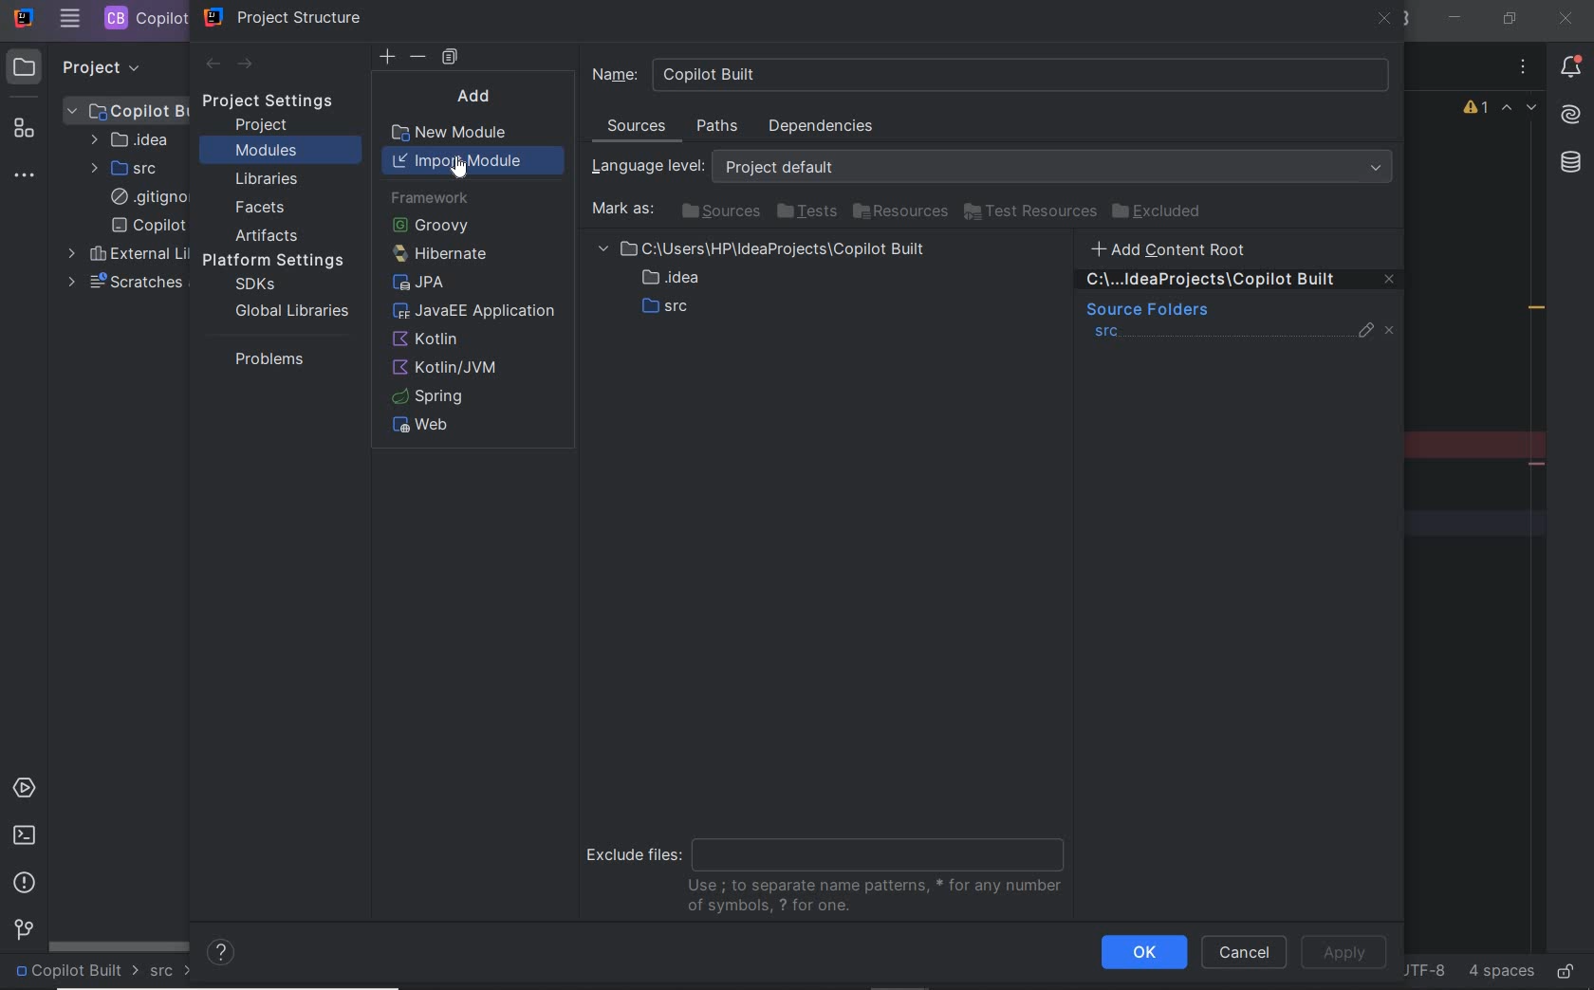 The image size is (1594, 990). I want to click on project name, so click(76, 972).